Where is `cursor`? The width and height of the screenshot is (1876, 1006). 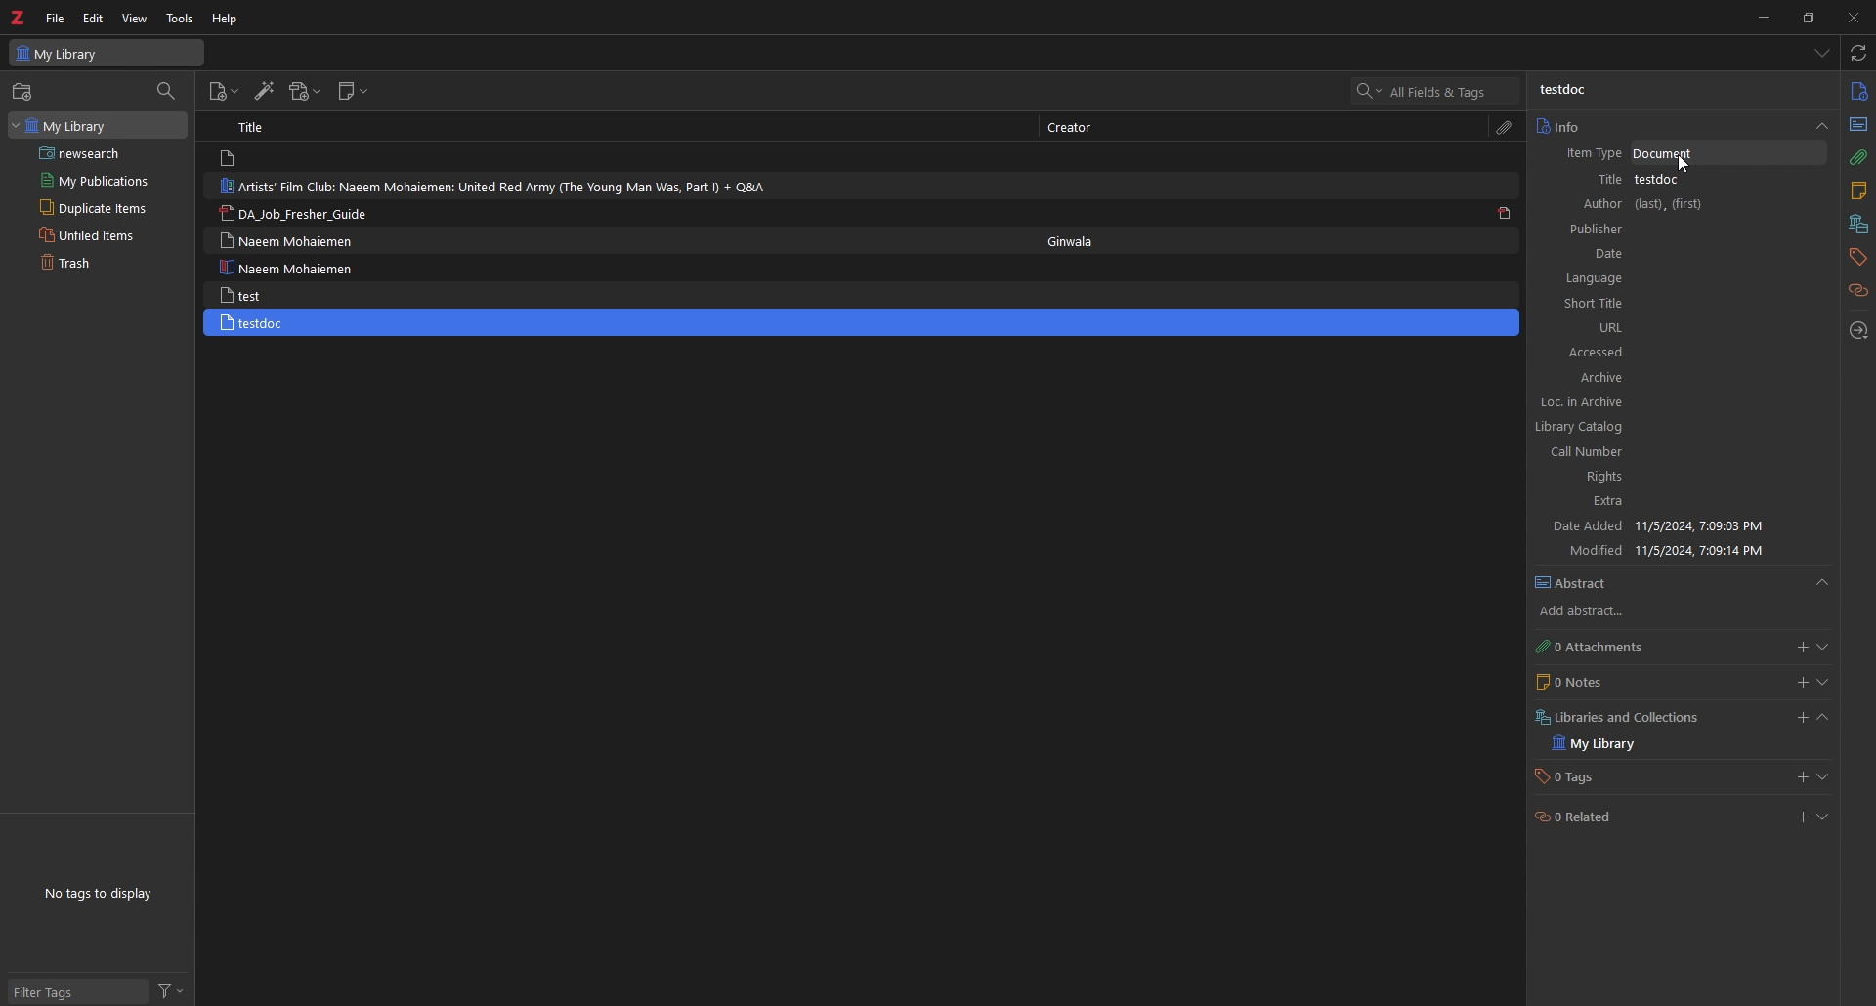 cursor is located at coordinates (1687, 164).